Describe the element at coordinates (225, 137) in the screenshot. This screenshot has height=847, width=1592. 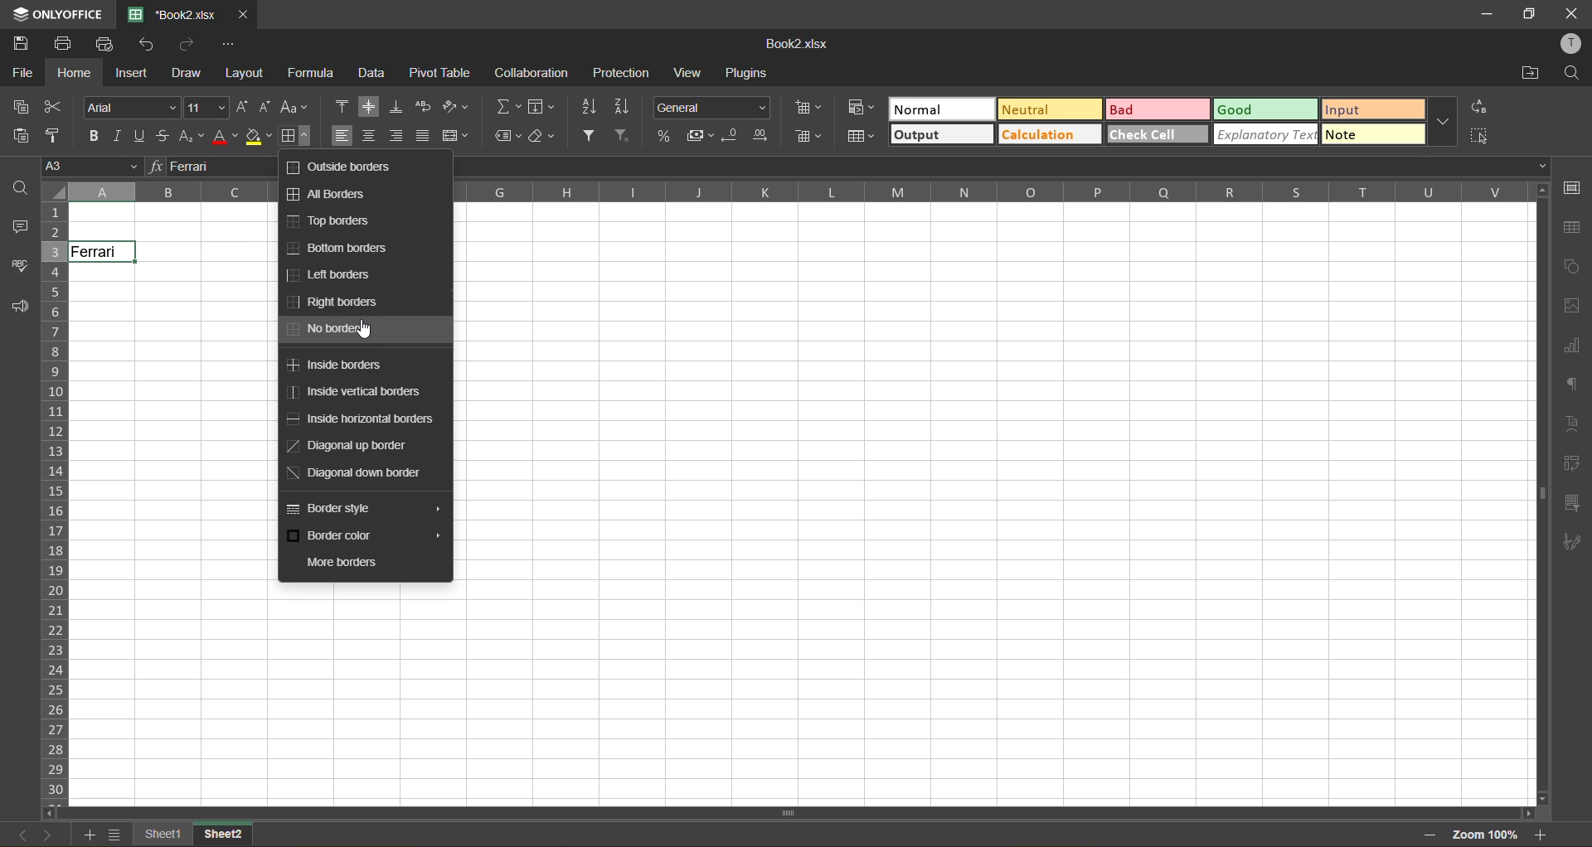
I see `font color` at that location.